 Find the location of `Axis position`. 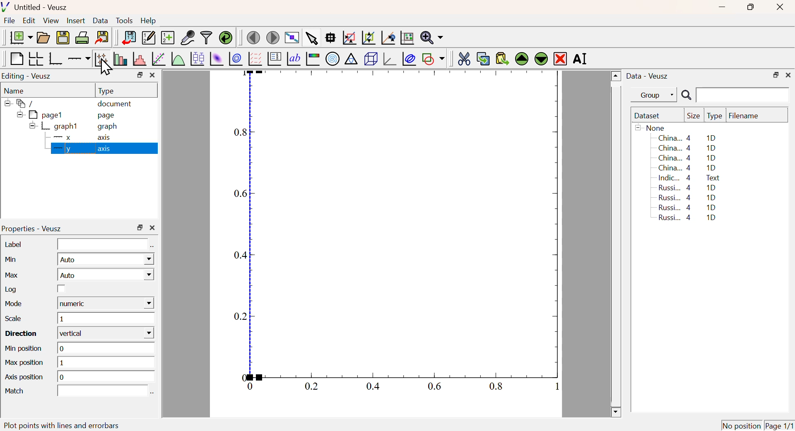

Axis position is located at coordinates (24, 378).